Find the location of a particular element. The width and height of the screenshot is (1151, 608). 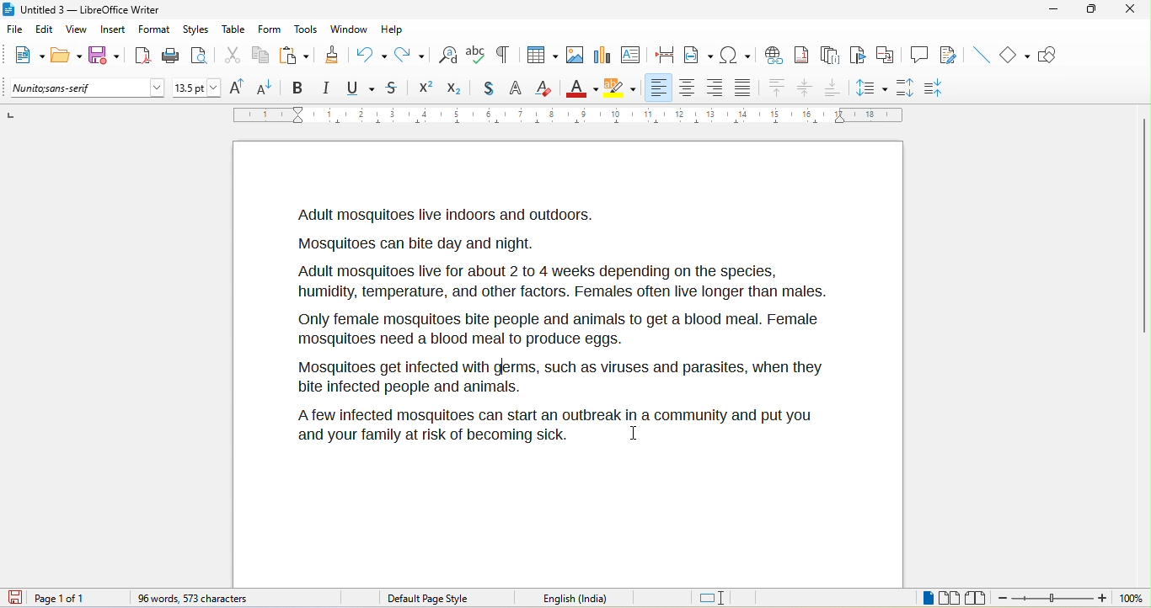

outline font effect is located at coordinates (516, 90).